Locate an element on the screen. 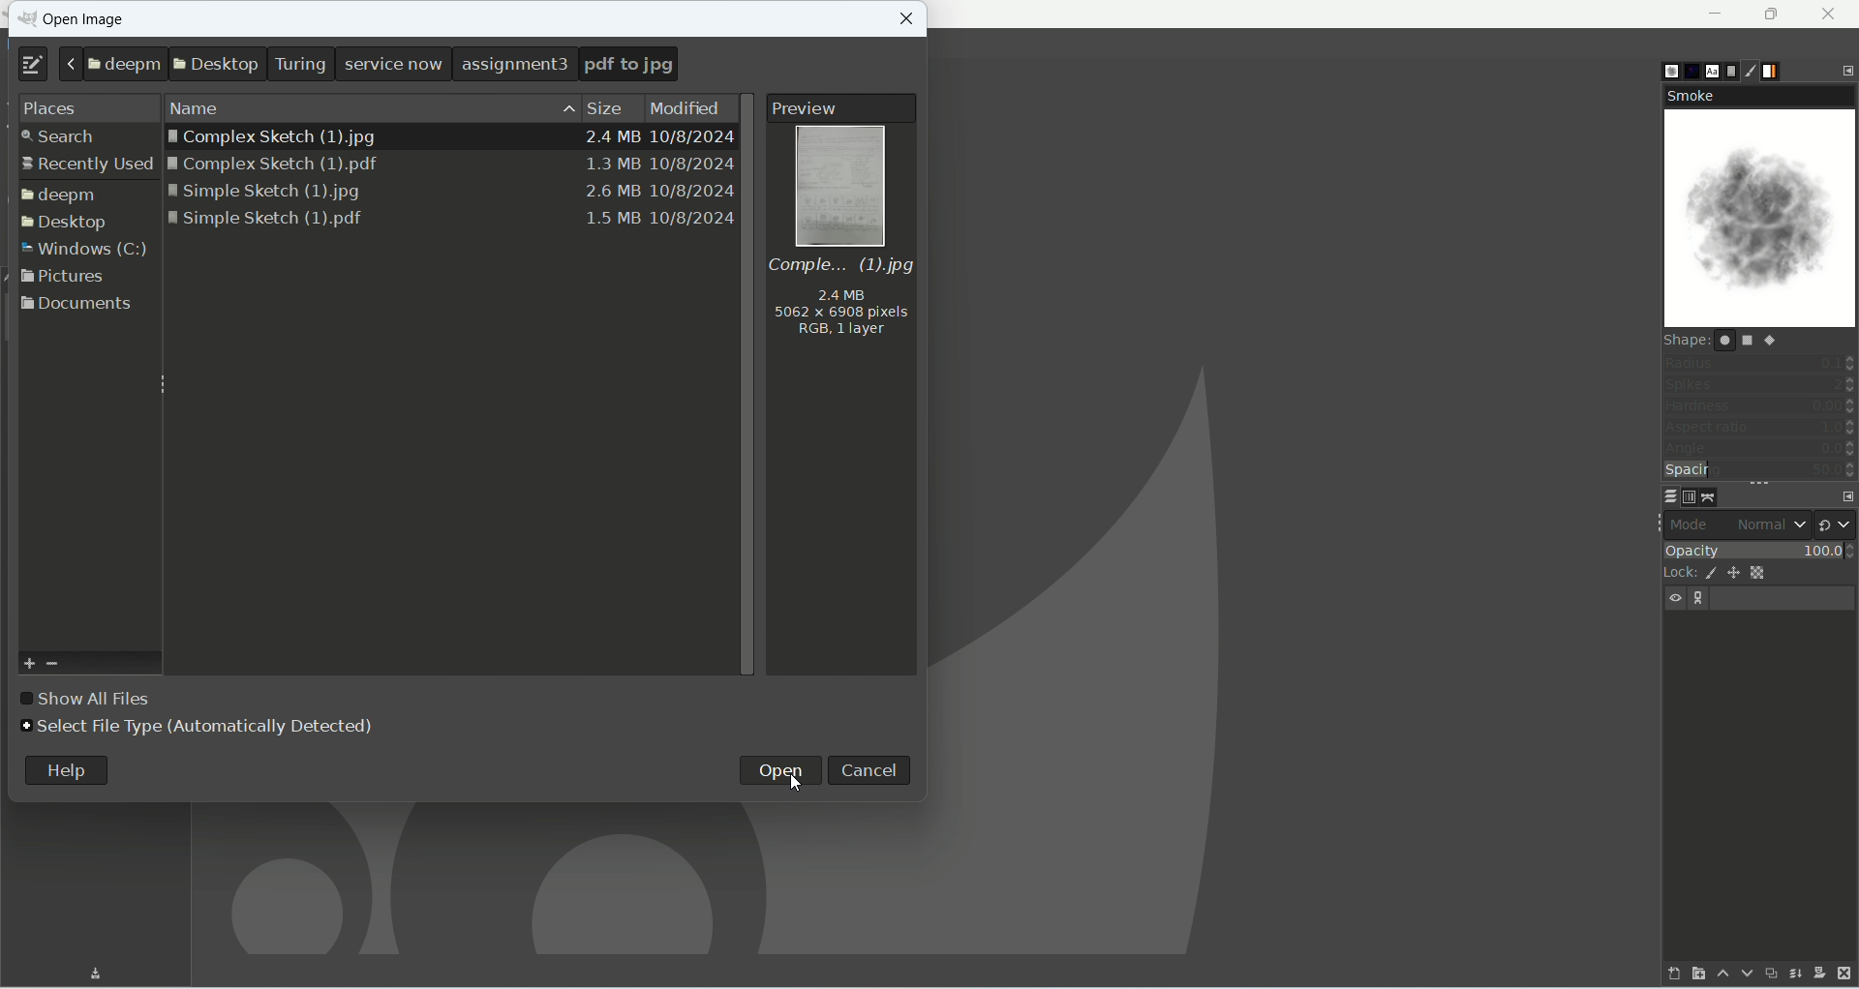 The height and width of the screenshot is (989, 1859). spikes is located at coordinates (1760, 382).